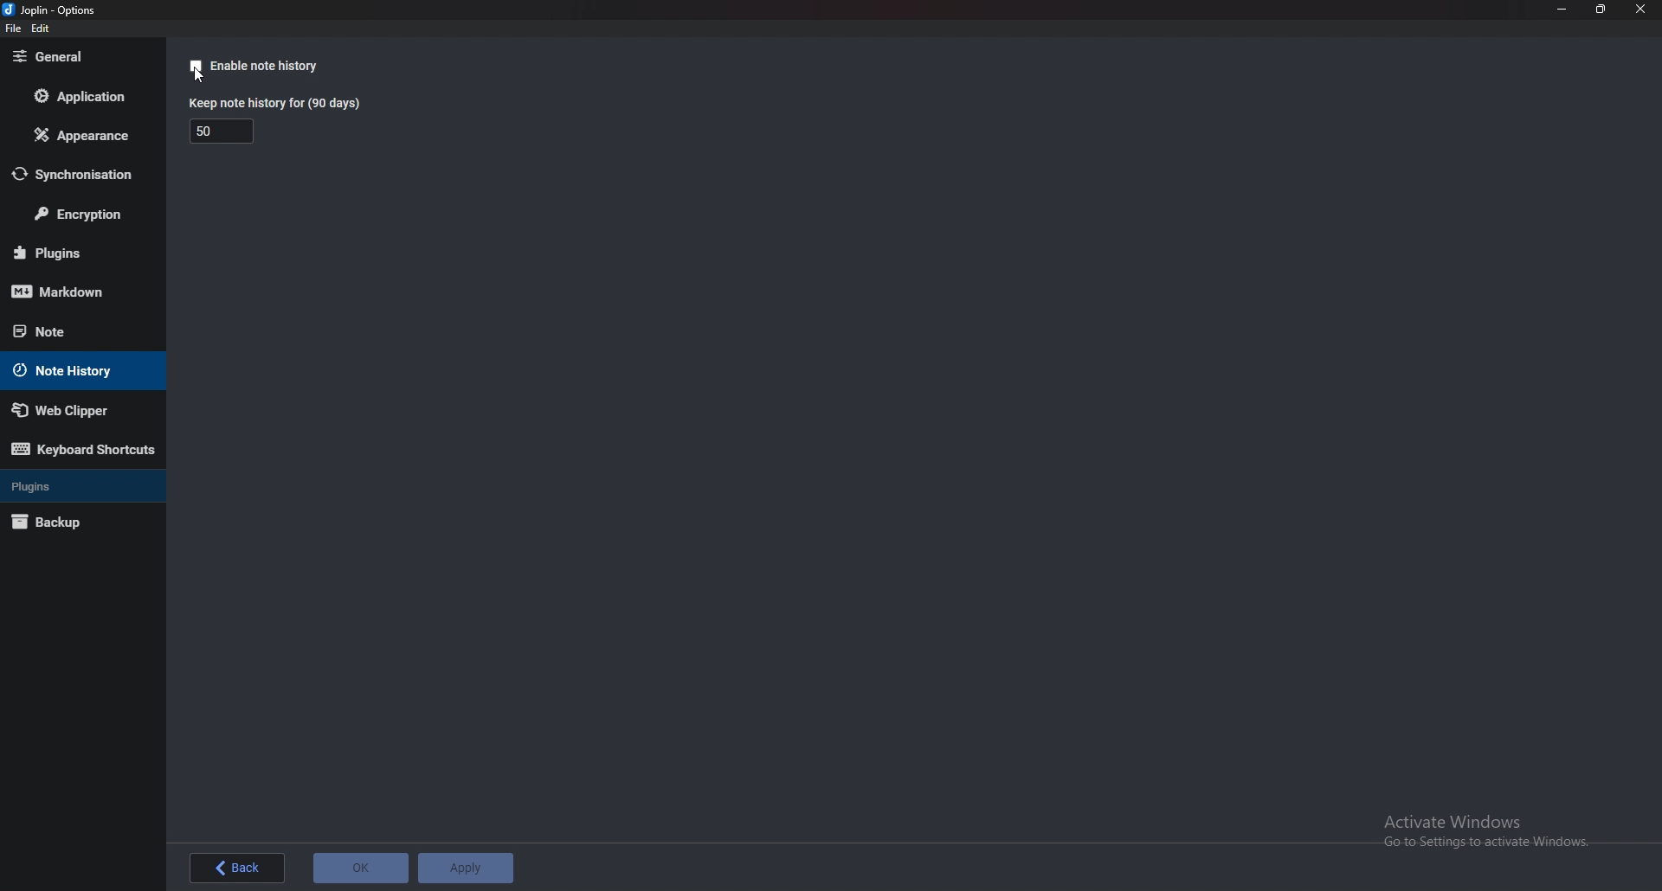 This screenshot has width=1662, height=891. What do you see at coordinates (1641, 9) in the screenshot?
I see `close` at bounding box center [1641, 9].